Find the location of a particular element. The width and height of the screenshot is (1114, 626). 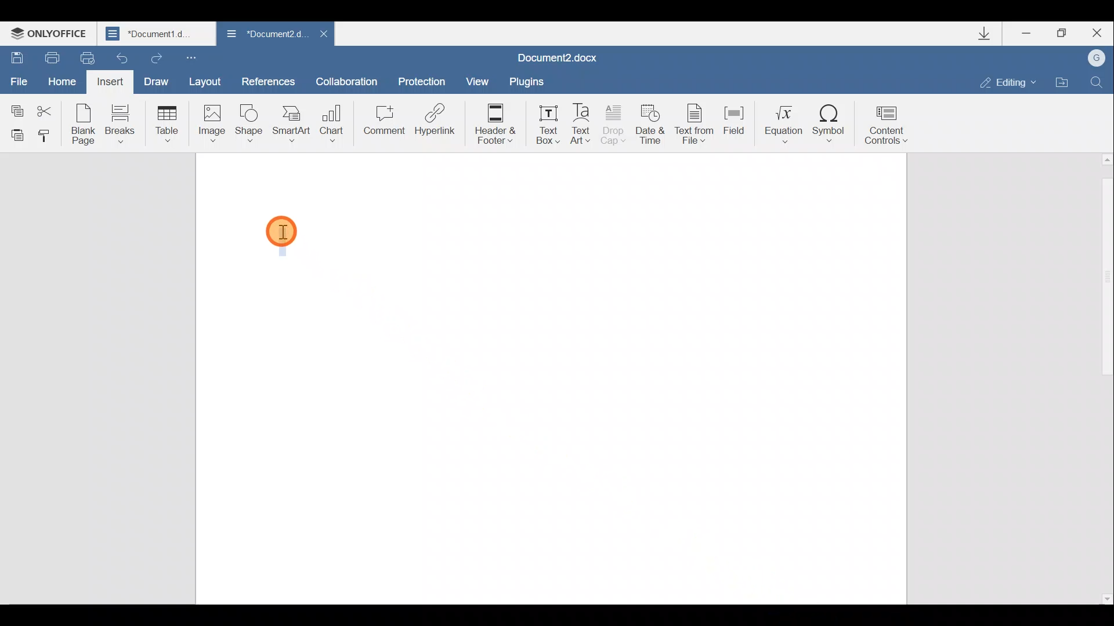

Close is located at coordinates (1101, 32).